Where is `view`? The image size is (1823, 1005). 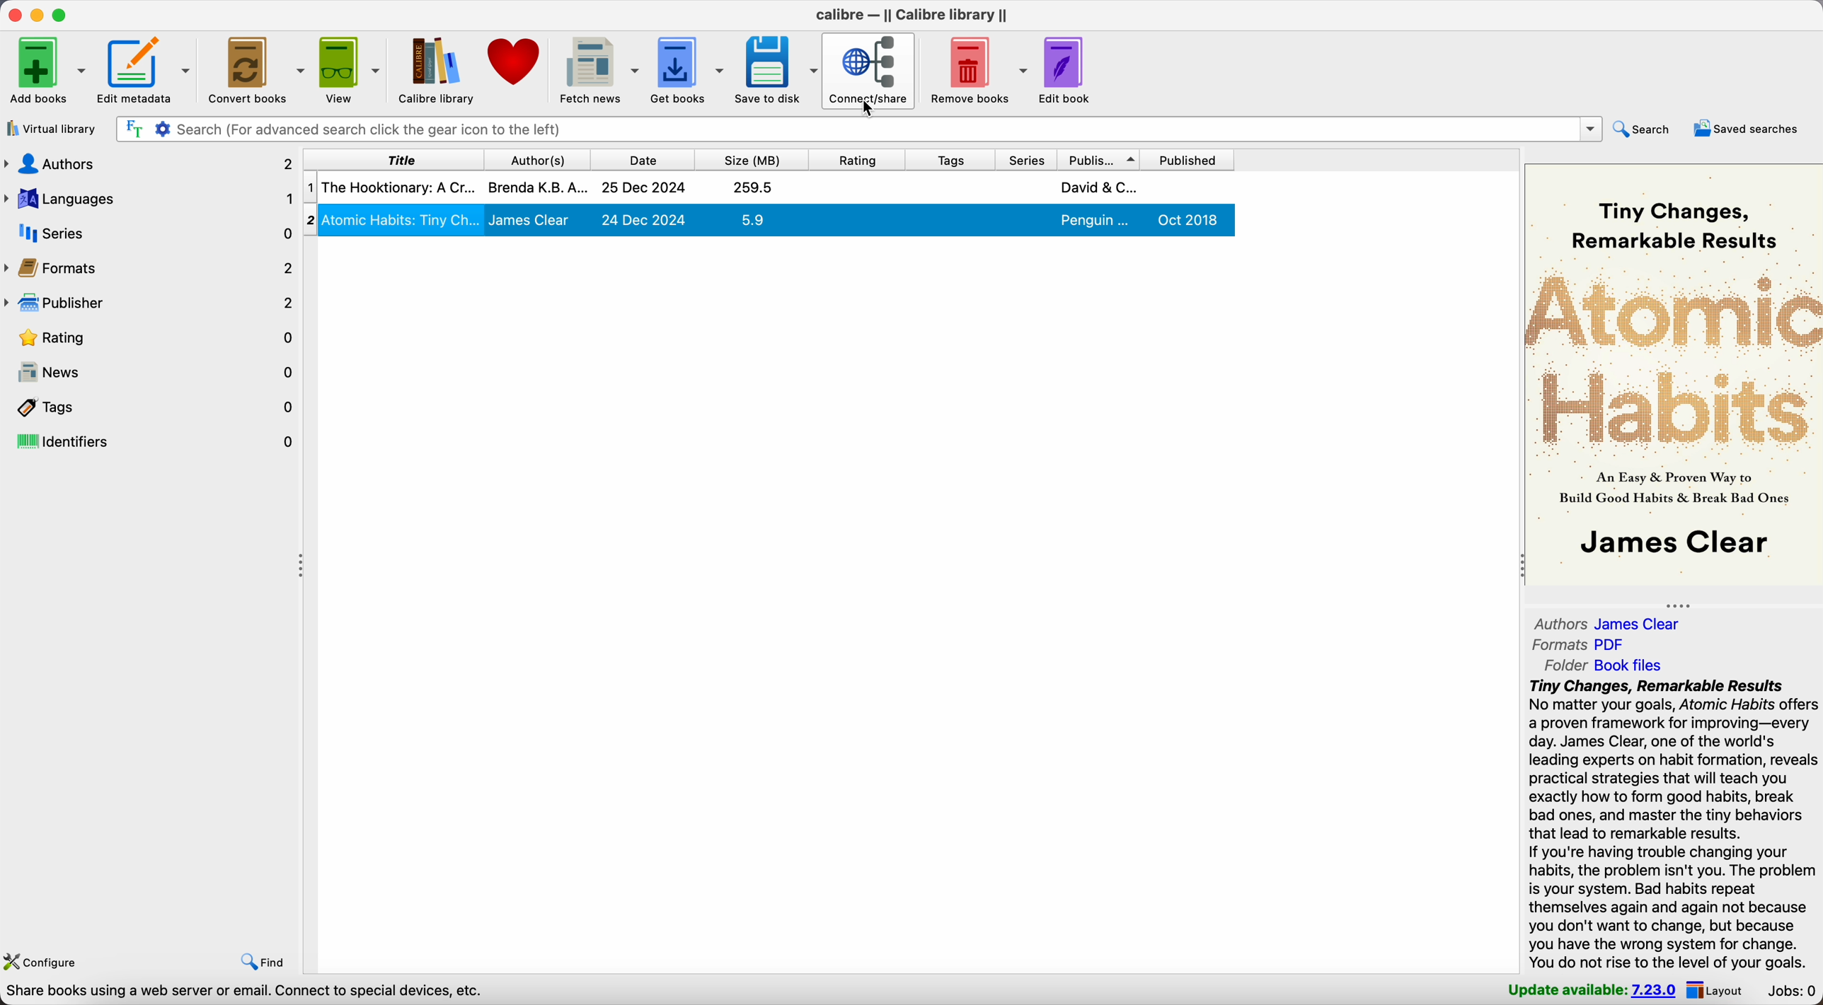
view is located at coordinates (351, 69).